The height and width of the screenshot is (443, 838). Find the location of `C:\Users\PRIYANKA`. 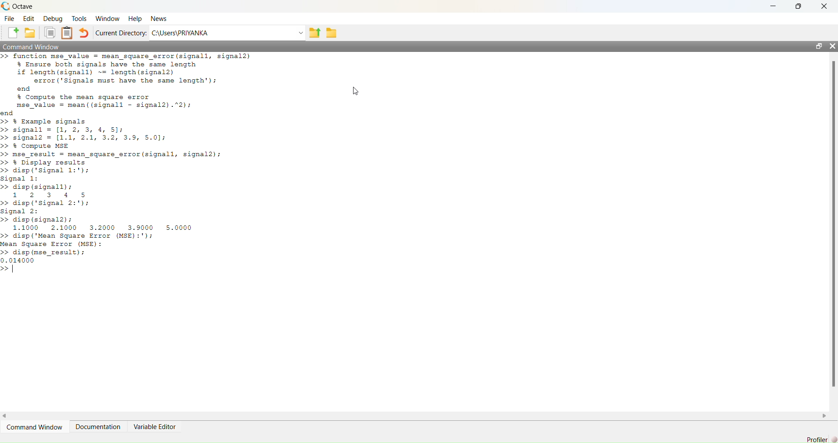

C:\Users\PRIYANKA is located at coordinates (184, 33).